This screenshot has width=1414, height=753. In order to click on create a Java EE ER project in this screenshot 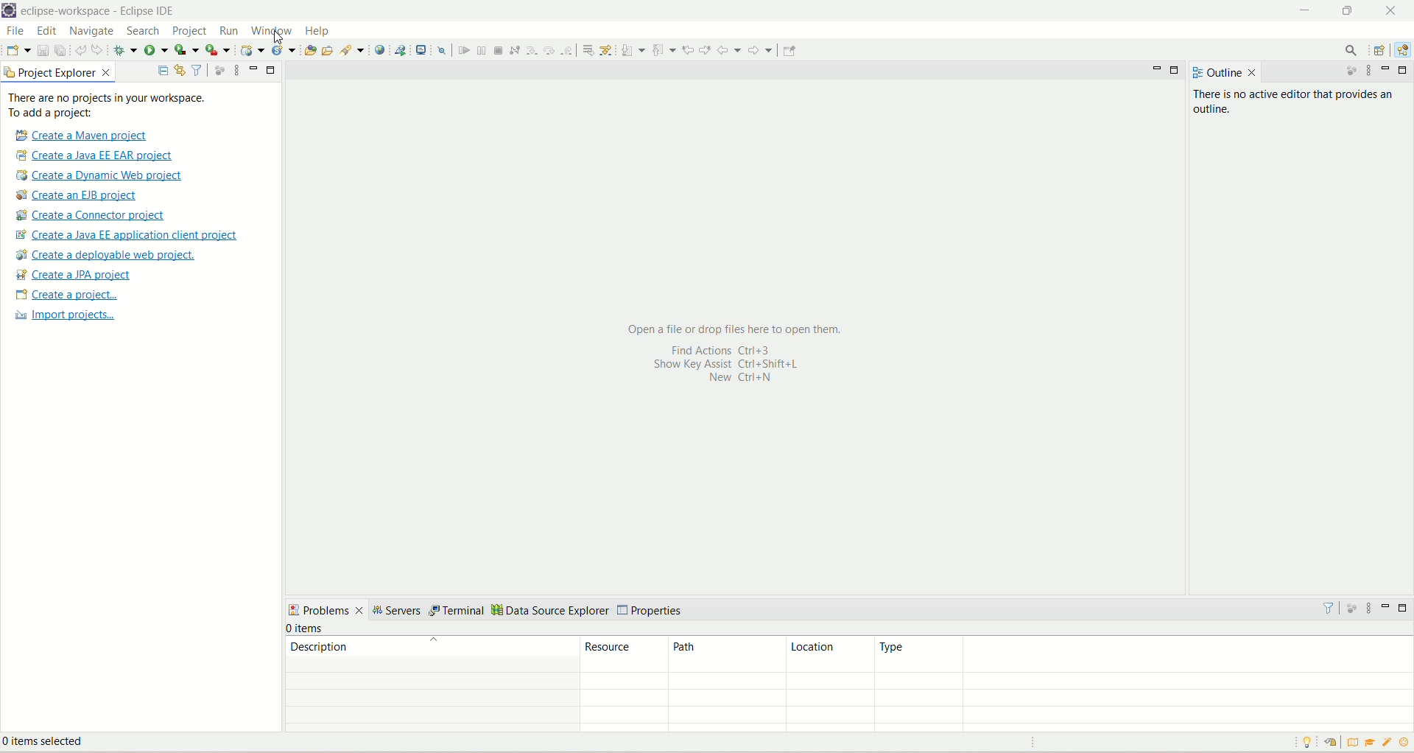, I will do `click(98, 155)`.